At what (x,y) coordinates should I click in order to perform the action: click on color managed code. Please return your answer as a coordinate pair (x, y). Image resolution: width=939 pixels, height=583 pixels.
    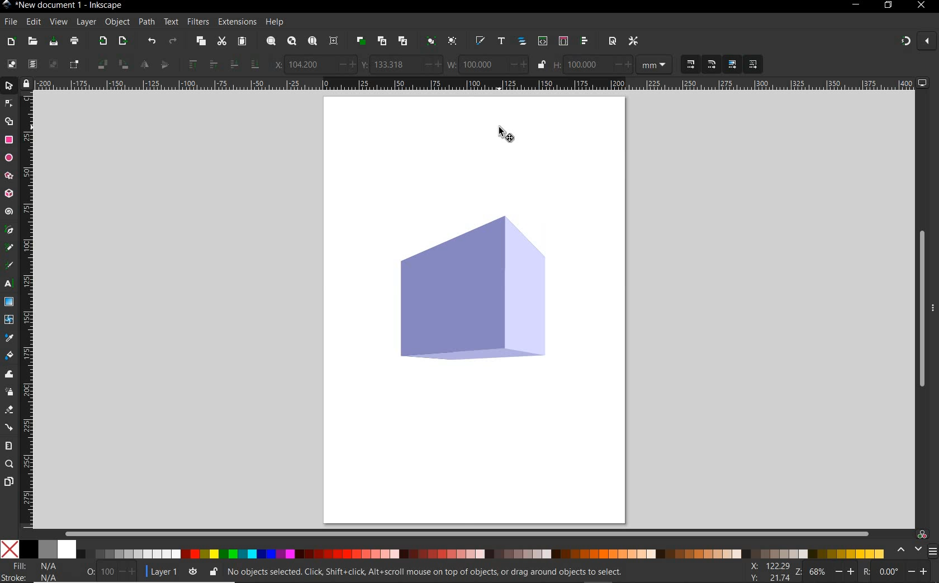
    Looking at the image, I should click on (922, 535).